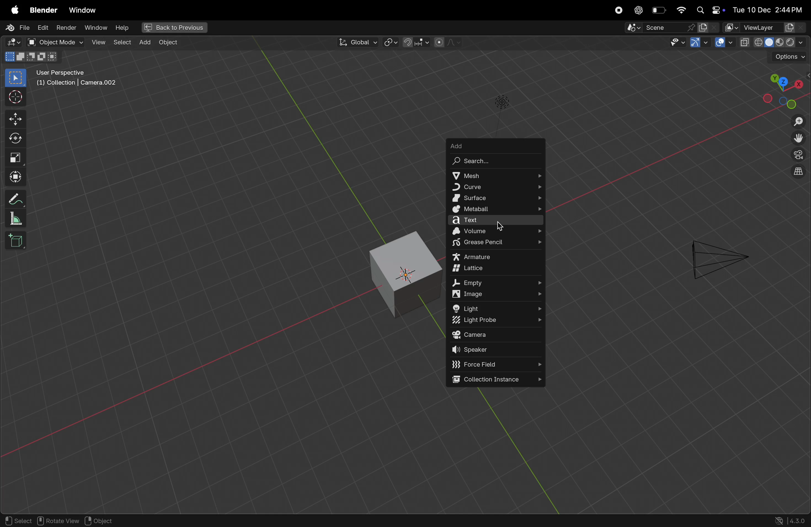  What do you see at coordinates (502, 226) in the screenshot?
I see `cursor` at bounding box center [502, 226].